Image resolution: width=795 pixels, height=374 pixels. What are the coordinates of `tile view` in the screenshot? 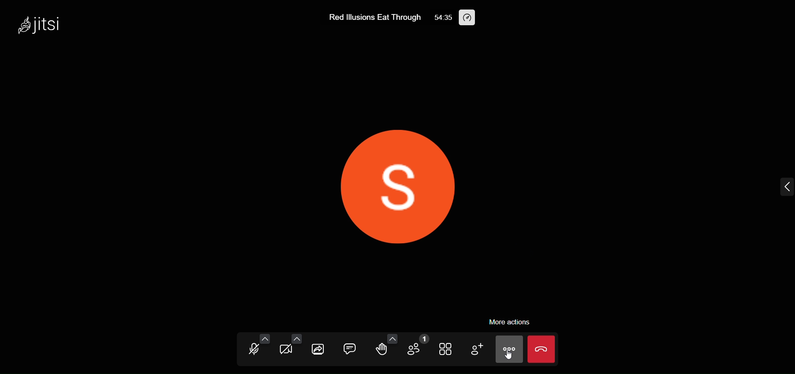 It's located at (446, 349).